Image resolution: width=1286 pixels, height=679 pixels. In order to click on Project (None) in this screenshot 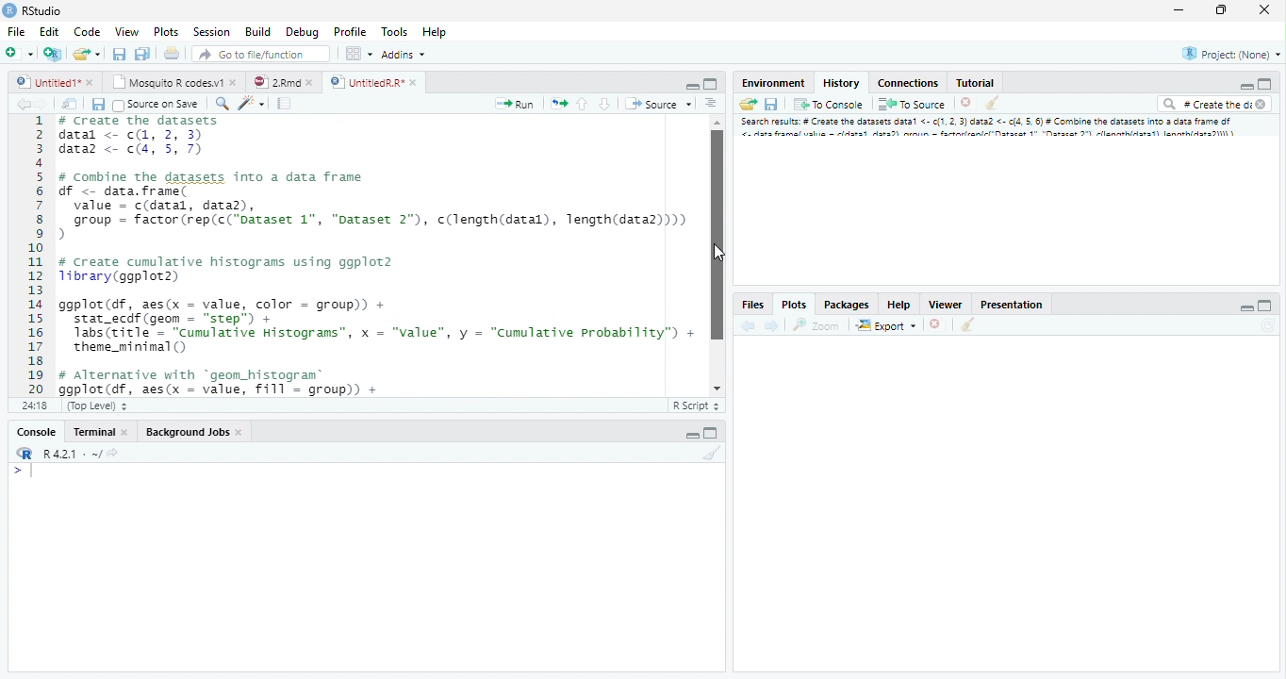, I will do `click(1233, 54)`.